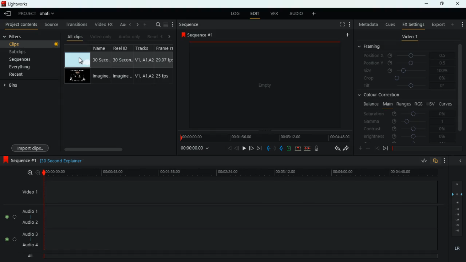  What do you see at coordinates (347, 35) in the screenshot?
I see `add` at bounding box center [347, 35].